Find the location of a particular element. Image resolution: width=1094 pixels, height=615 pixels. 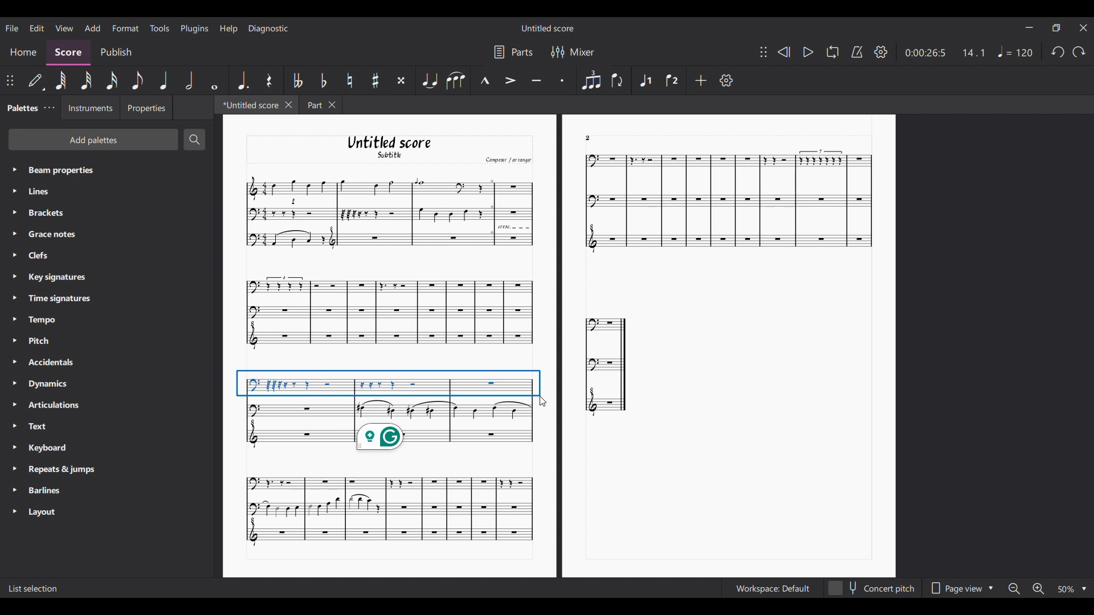

Publish  is located at coordinates (117, 53).